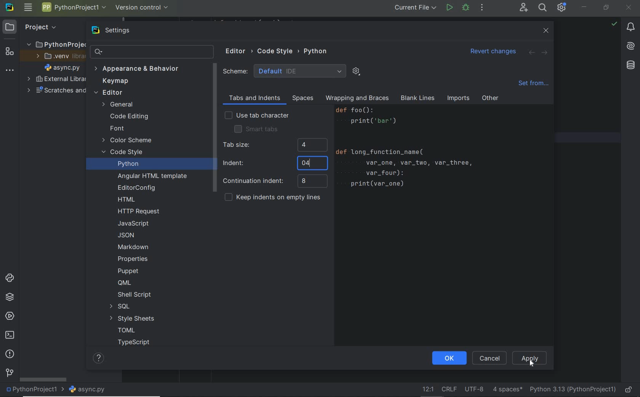  What do you see at coordinates (531, 362) in the screenshot?
I see `Cursor Position` at bounding box center [531, 362].